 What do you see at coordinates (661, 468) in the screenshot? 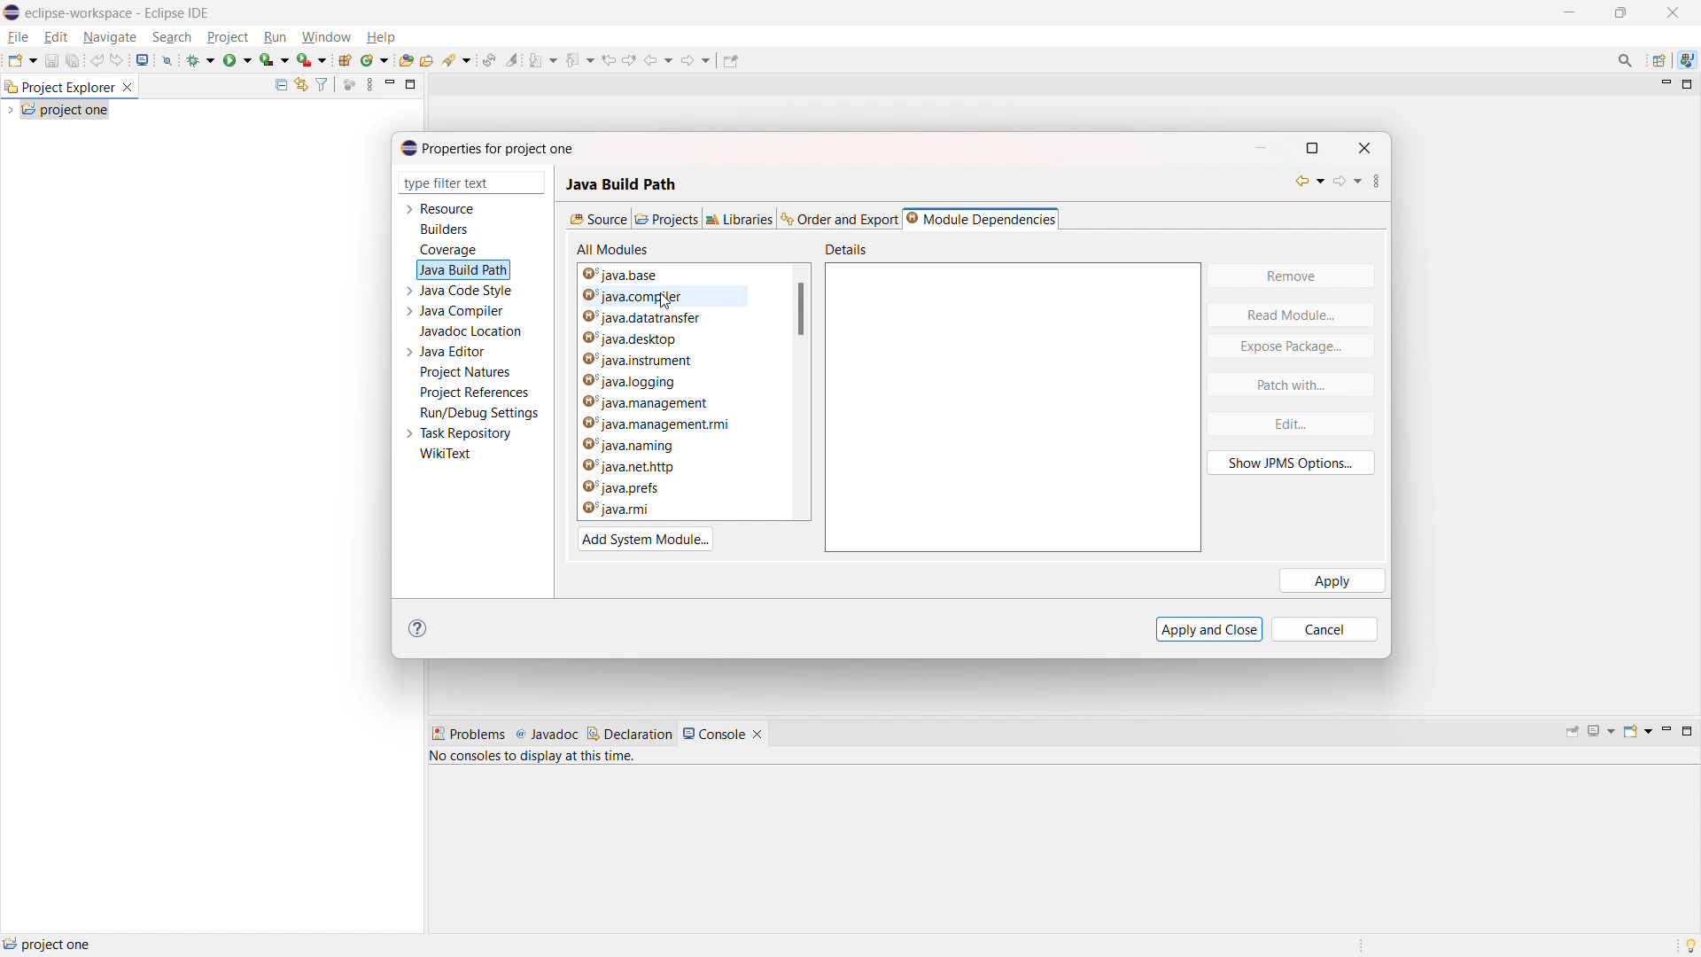
I see `java.net.http` at bounding box center [661, 468].